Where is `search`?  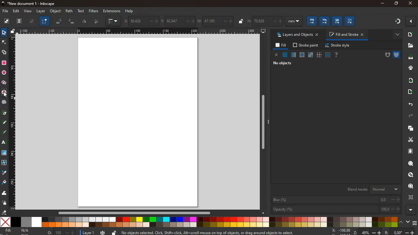
search is located at coordinates (409, 164).